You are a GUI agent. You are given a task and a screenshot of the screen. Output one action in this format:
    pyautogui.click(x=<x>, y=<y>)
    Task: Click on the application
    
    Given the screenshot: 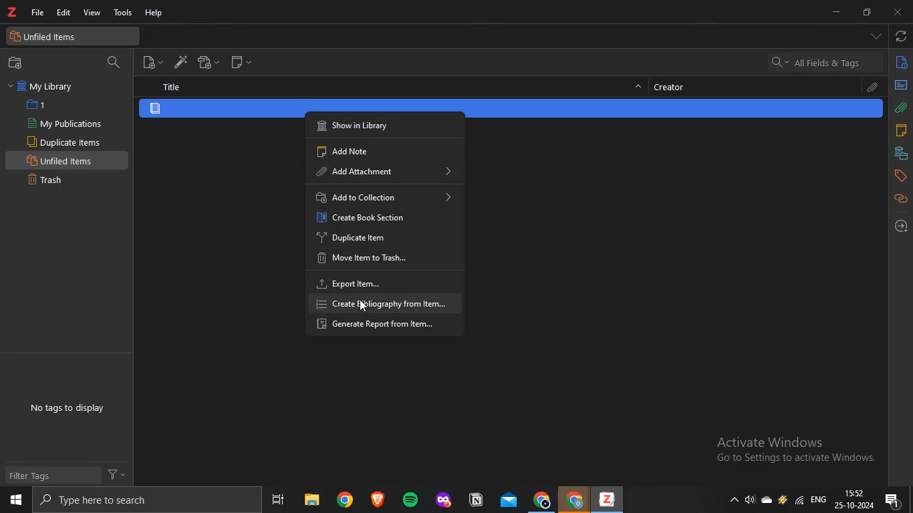 What is the action you would take?
    pyautogui.click(x=445, y=500)
    